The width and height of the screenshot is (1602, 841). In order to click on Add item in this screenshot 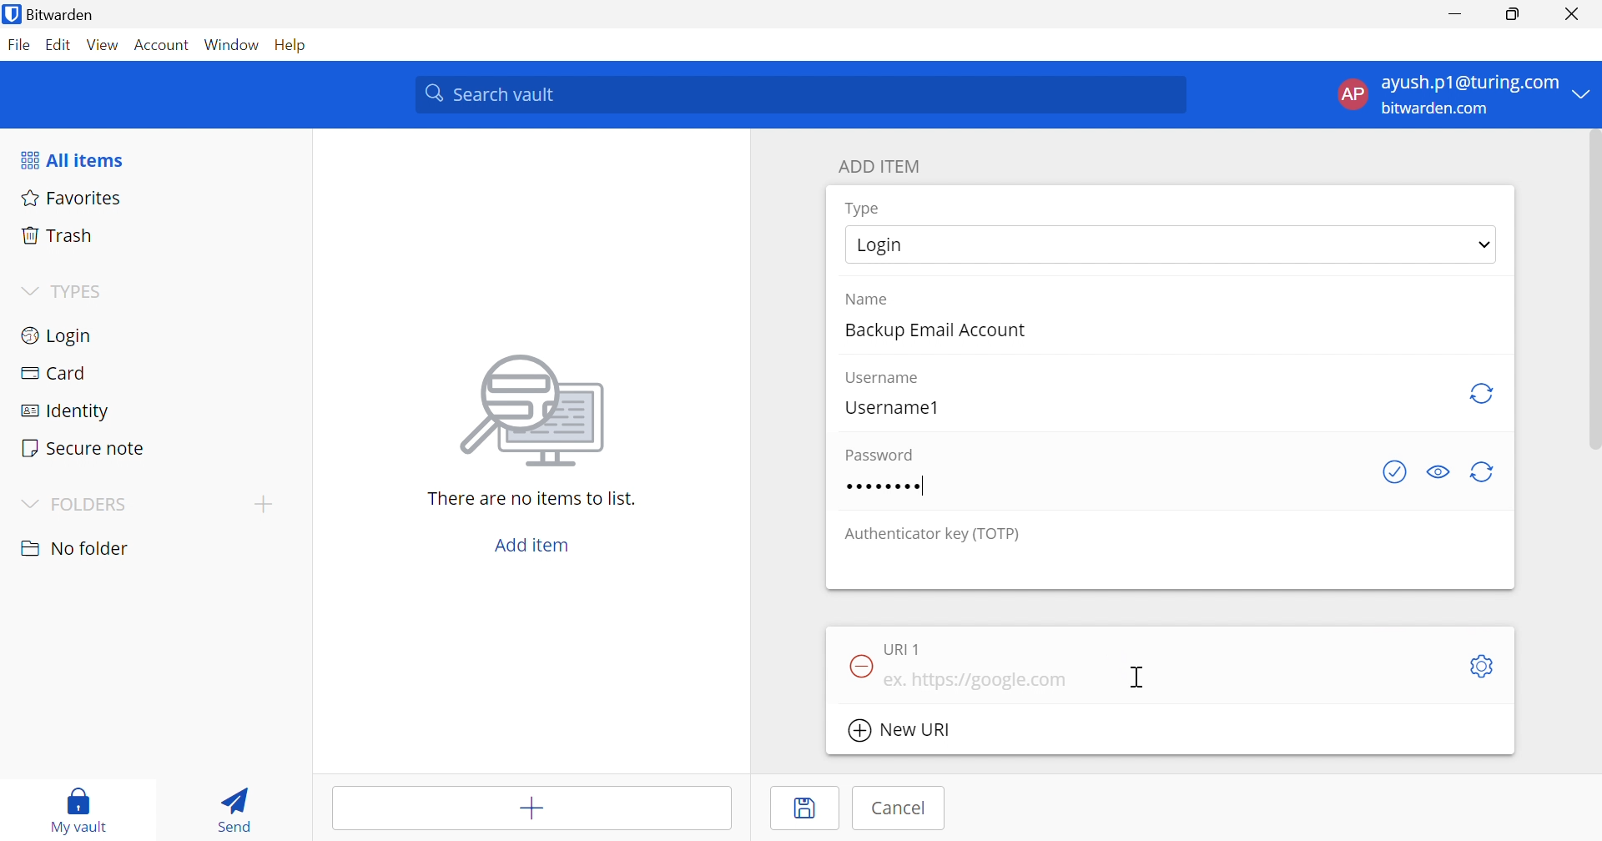, I will do `click(533, 543)`.